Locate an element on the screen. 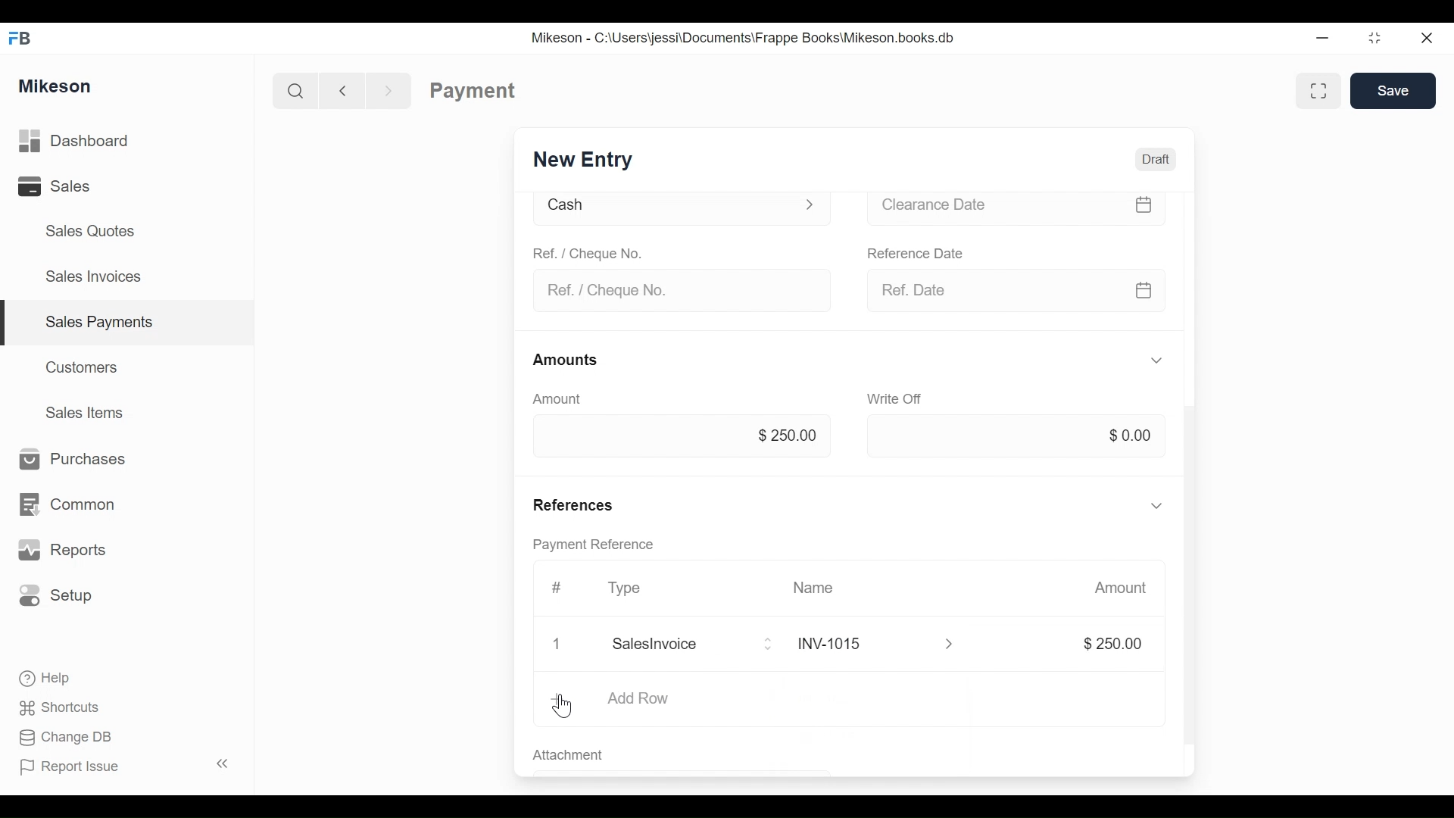 This screenshot has width=1454, height=818. Dashboard is located at coordinates (99, 142).